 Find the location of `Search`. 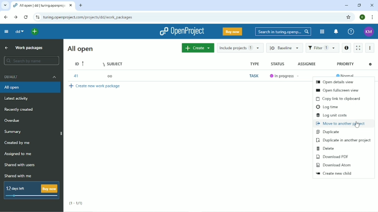

Search is located at coordinates (283, 32).